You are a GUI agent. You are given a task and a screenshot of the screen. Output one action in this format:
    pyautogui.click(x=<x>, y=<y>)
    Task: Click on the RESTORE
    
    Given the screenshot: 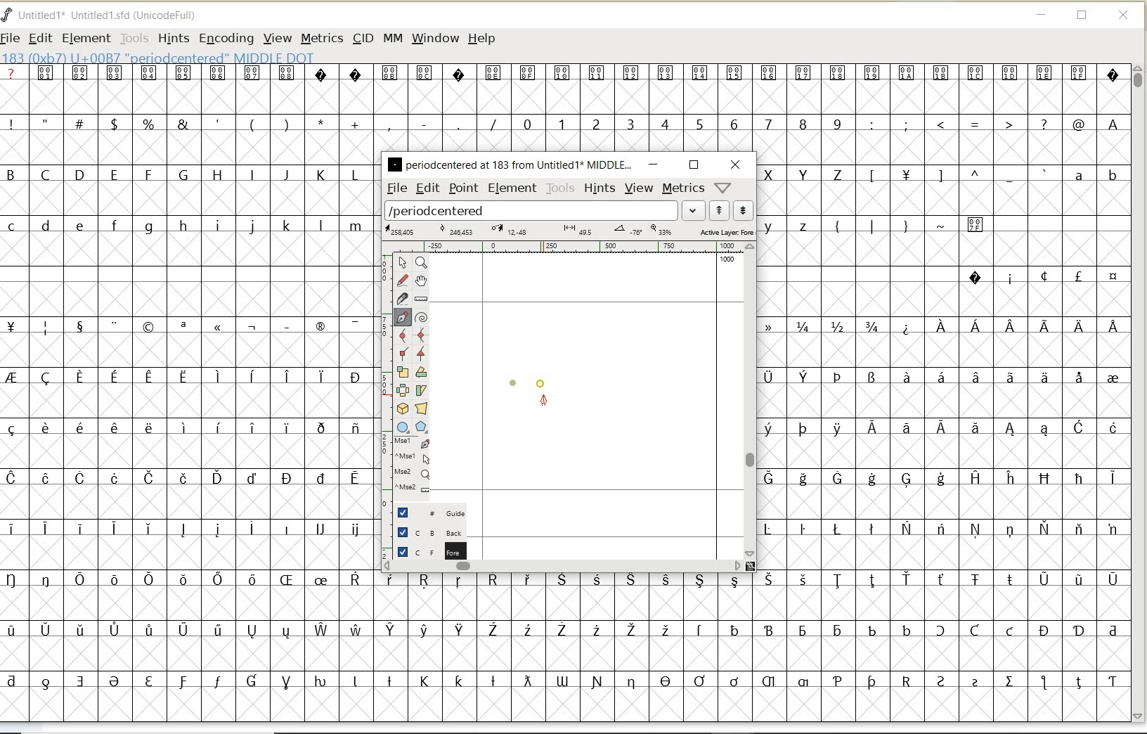 What is the action you would take?
    pyautogui.click(x=1082, y=18)
    